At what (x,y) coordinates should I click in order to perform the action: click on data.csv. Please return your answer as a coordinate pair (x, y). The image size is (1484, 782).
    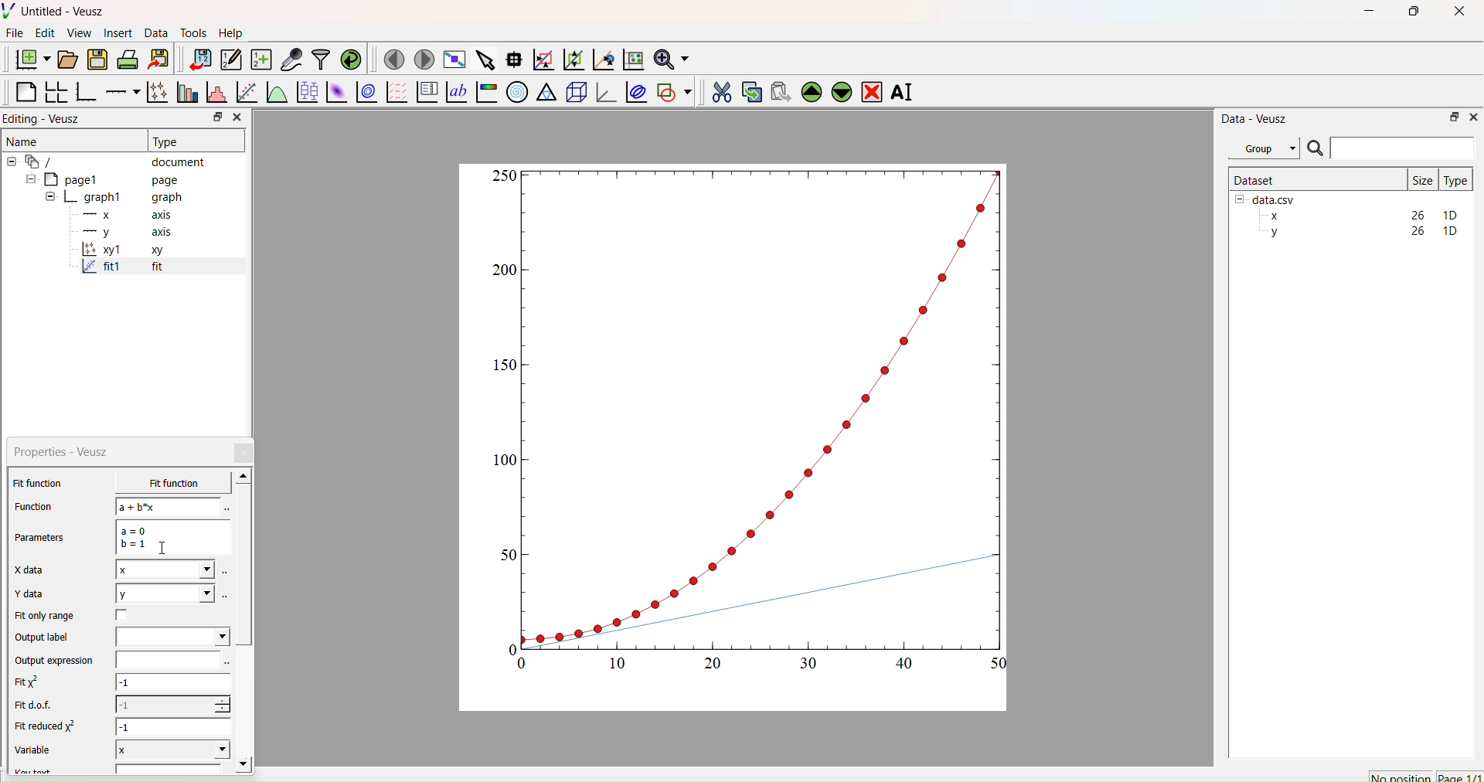
    Looking at the image, I should click on (1267, 198).